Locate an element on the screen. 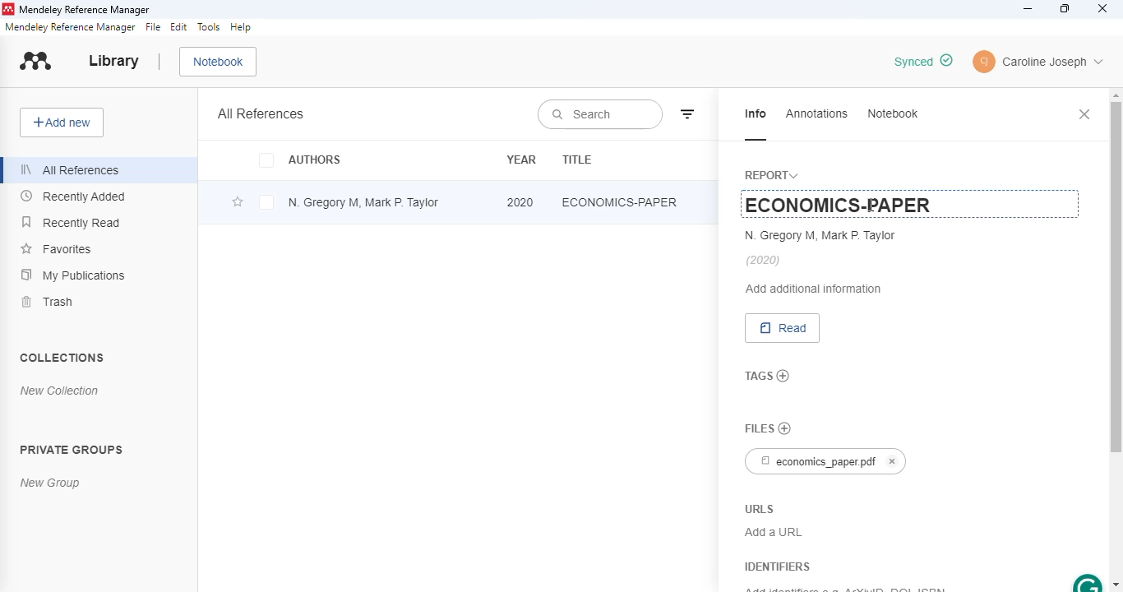  file is located at coordinates (153, 27).